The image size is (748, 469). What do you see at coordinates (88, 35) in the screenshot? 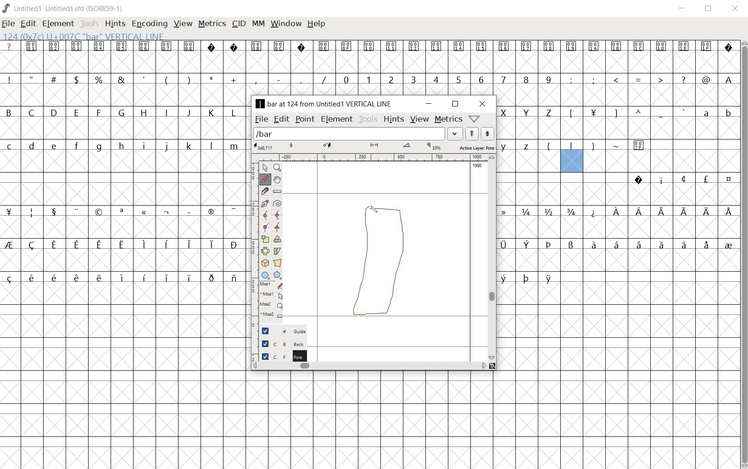
I see `124(0*7c)U+007c"bar"Vertical Line` at bounding box center [88, 35].